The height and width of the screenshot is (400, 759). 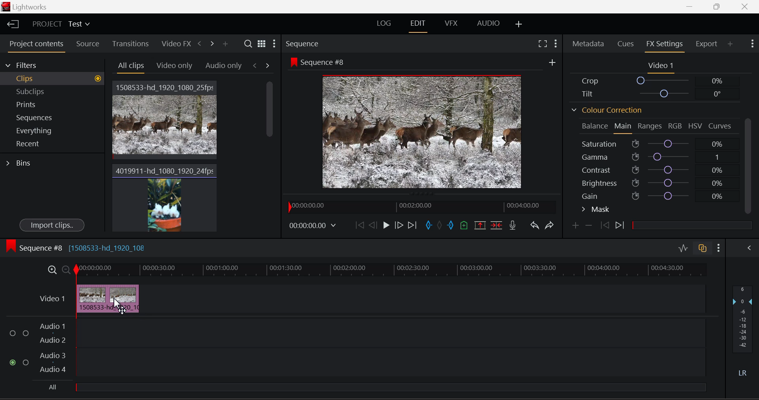 What do you see at coordinates (655, 81) in the screenshot?
I see `Crop` at bounding box center [655, 81].